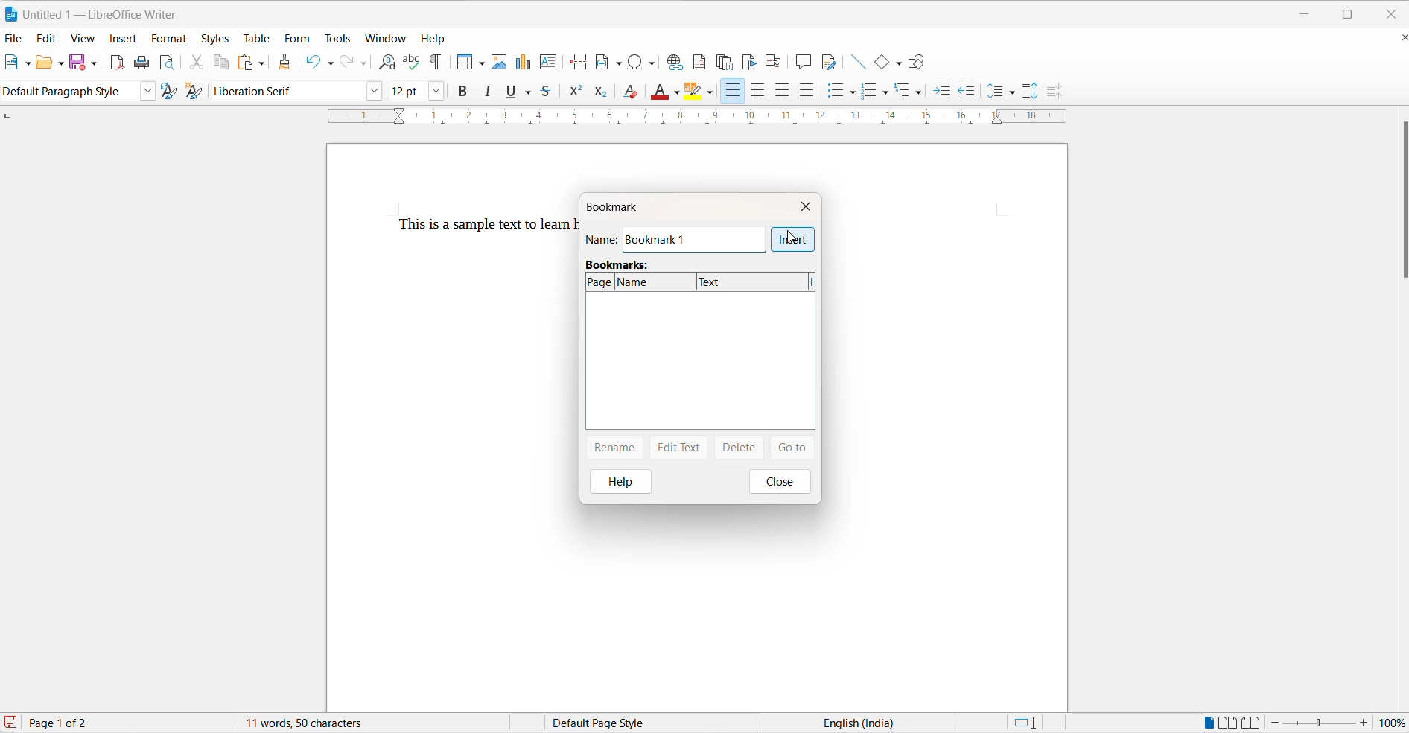 The image size is (1409, 733). Describe the element at coordinates (759, 91) in the screenshot. I see `text align center` at that location.